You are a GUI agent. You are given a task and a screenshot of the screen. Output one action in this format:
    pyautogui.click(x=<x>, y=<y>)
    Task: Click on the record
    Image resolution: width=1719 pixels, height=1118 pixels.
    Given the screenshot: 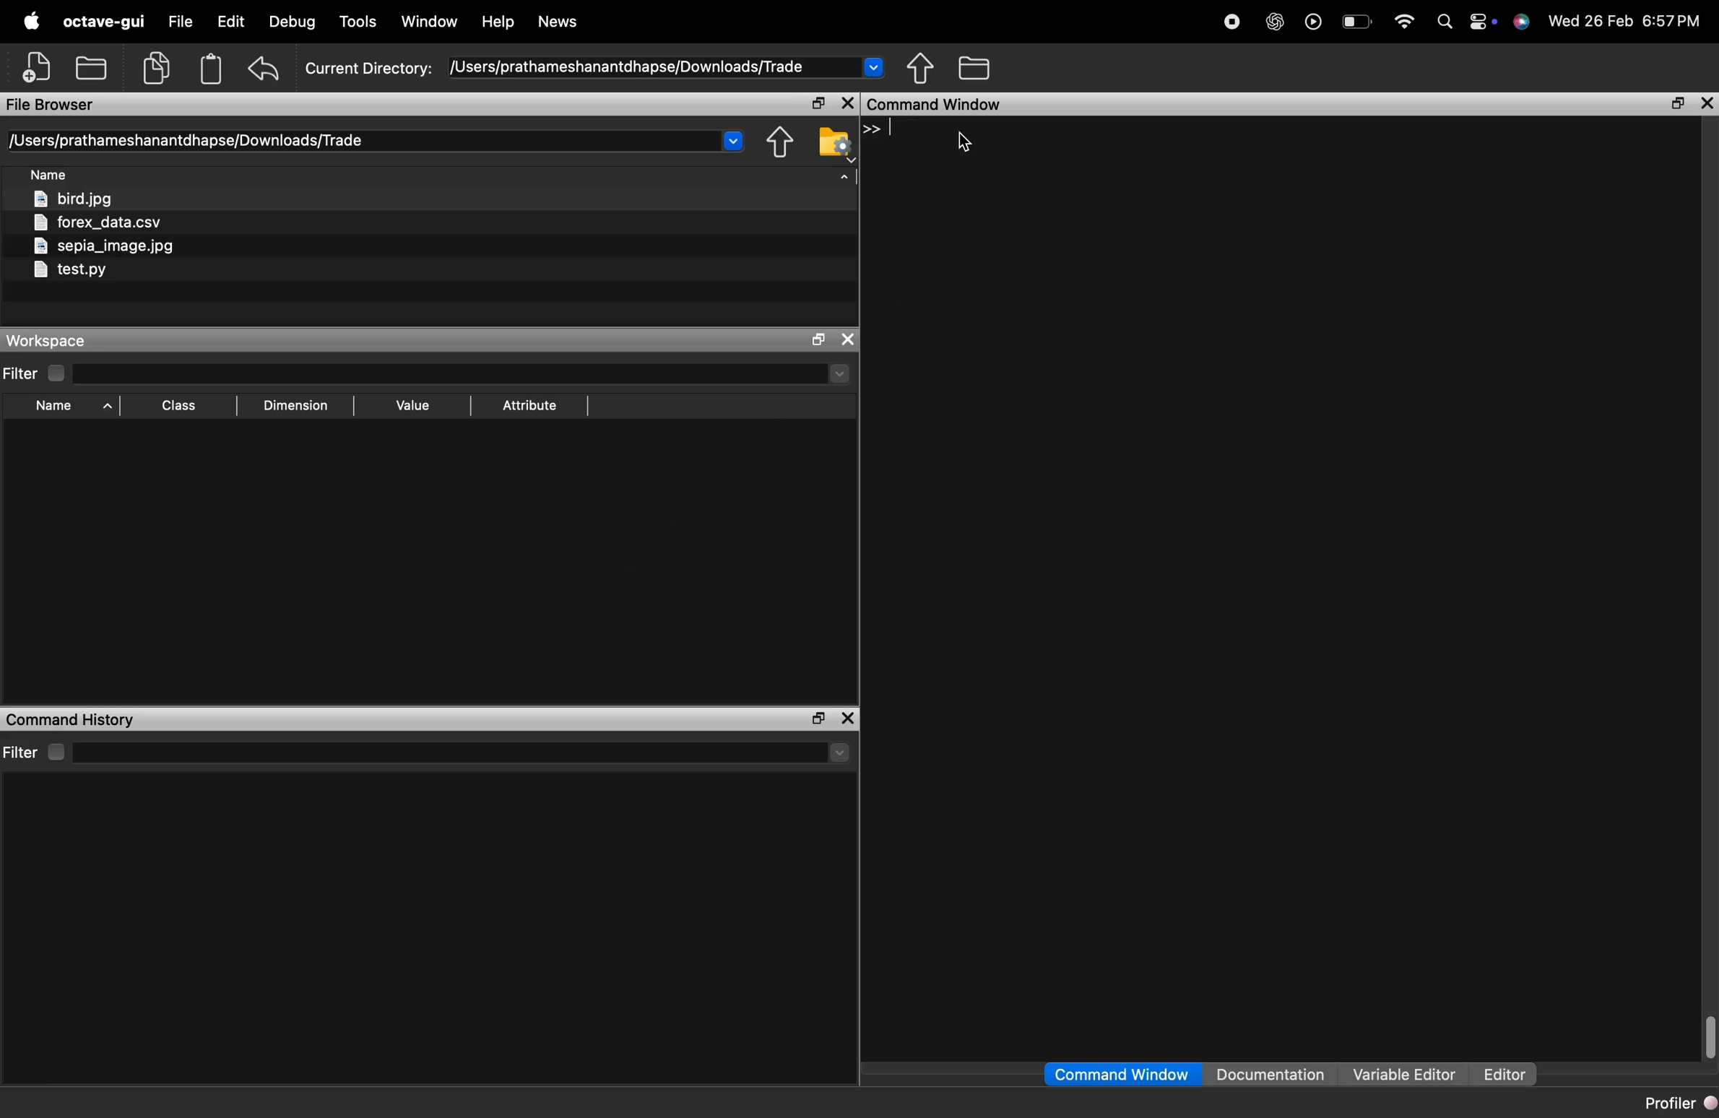 What is the action you would take?
    pyautogui.click(x=1234, y=22)
    